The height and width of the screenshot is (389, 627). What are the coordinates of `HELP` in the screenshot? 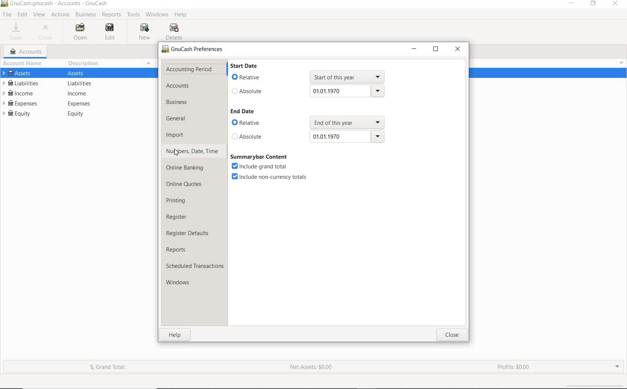 It's located at (182, 16).